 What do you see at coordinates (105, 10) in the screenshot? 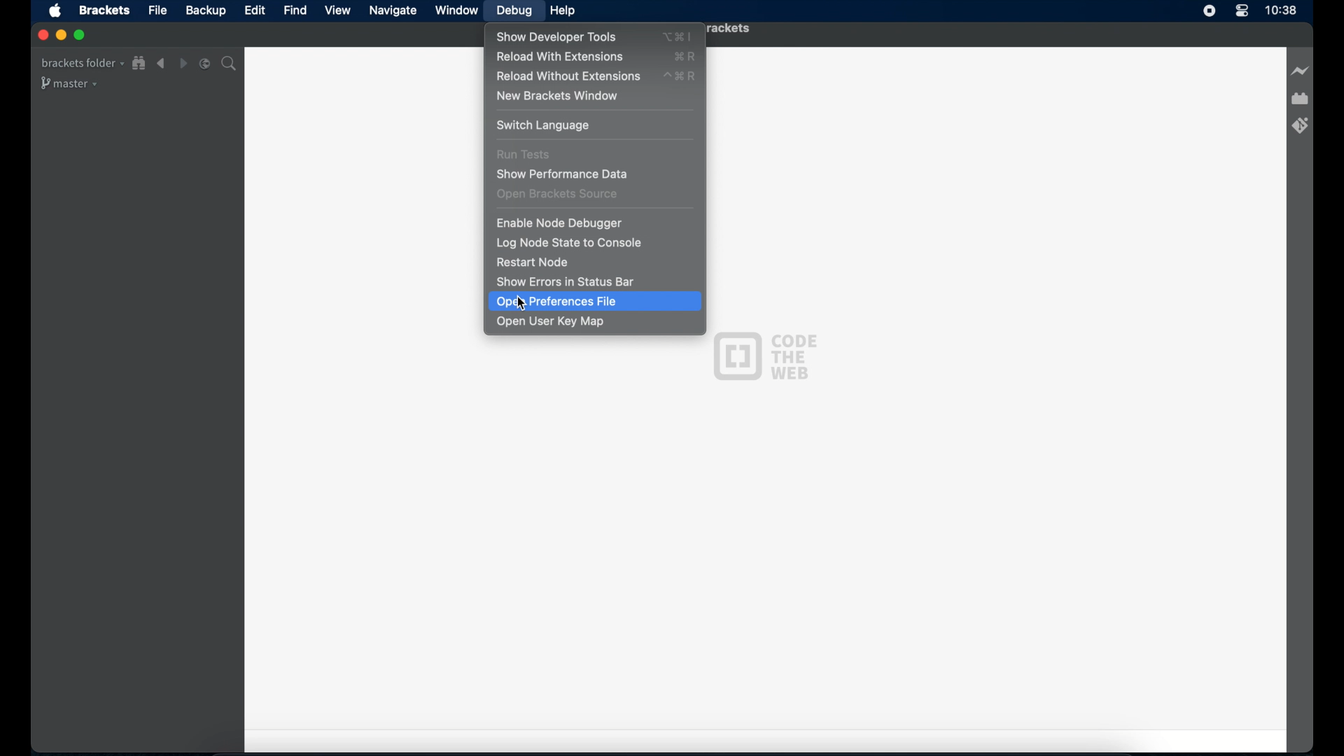
I see `brackets` at bounding box center [105, 10].